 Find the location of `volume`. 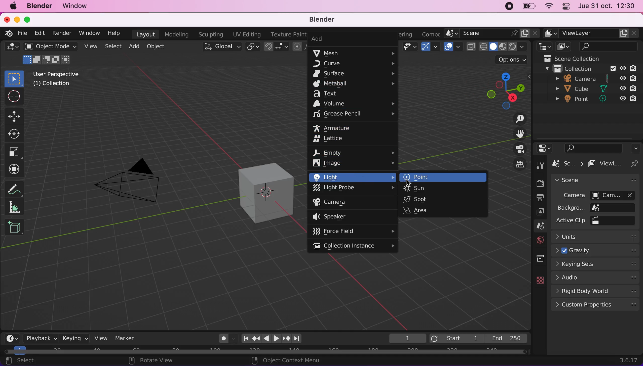

volume is located at coordinates (353, 104).